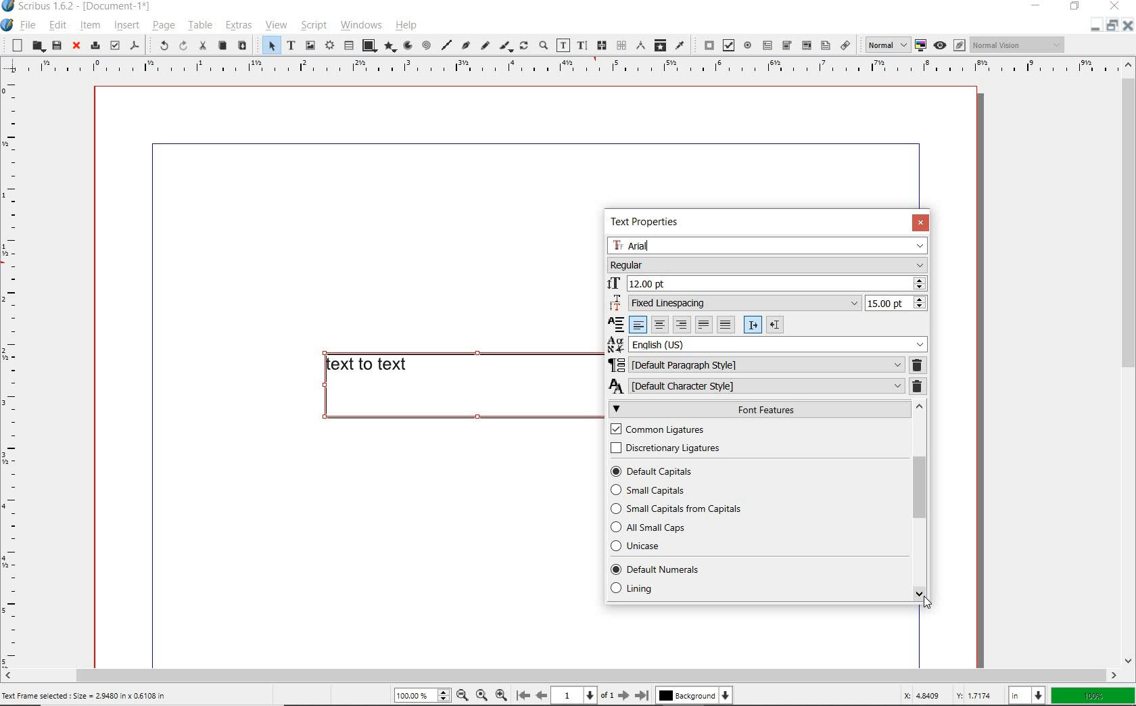  What do you see at coordinates (786, 45) in the screenshot?
I see `pdf combo box` at bounding box center [786, 45].